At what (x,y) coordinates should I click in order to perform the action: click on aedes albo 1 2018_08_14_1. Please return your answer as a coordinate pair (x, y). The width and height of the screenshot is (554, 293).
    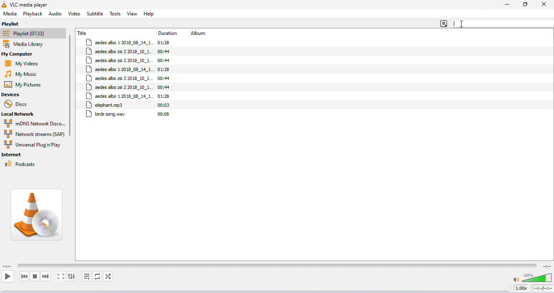
    Looking at the image, I should click on (120, 43).